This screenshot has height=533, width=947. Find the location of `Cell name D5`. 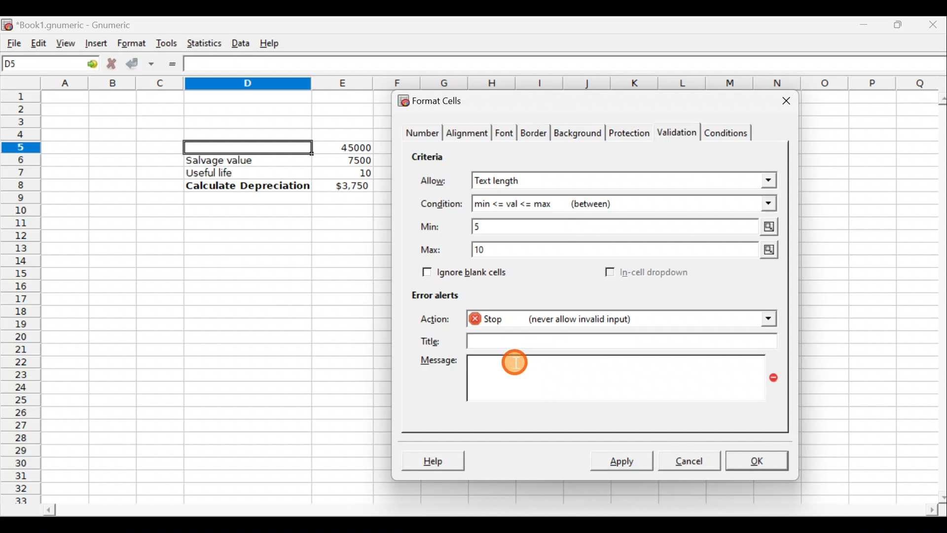

Cell name D5 is located at coordinates (38, 65).